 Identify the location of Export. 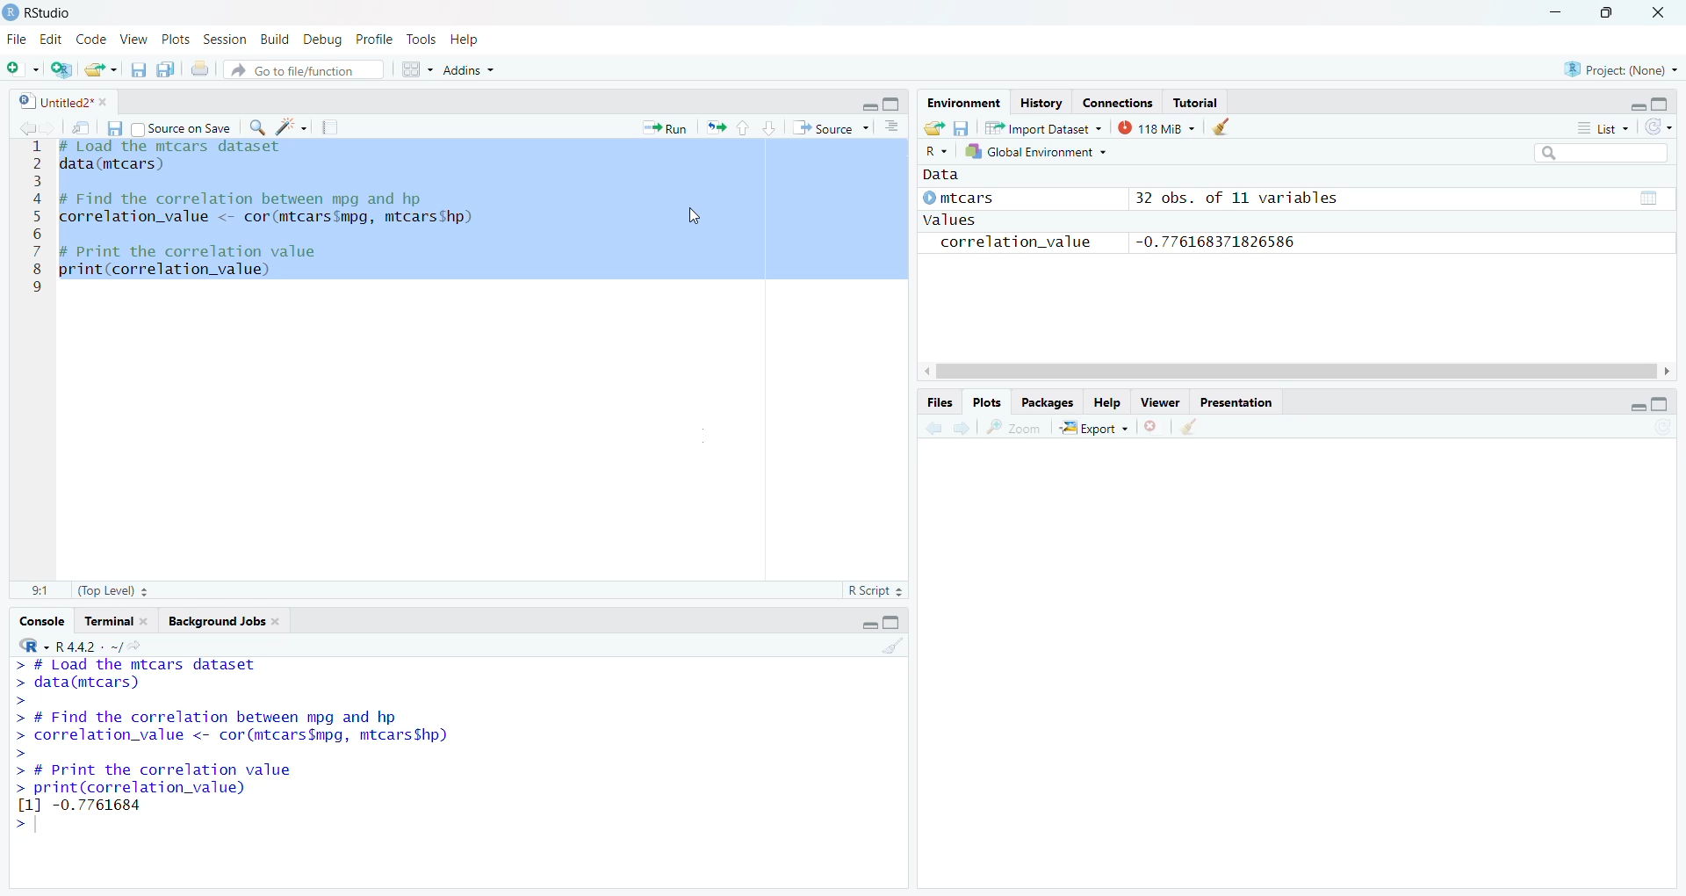
(1095, 425).